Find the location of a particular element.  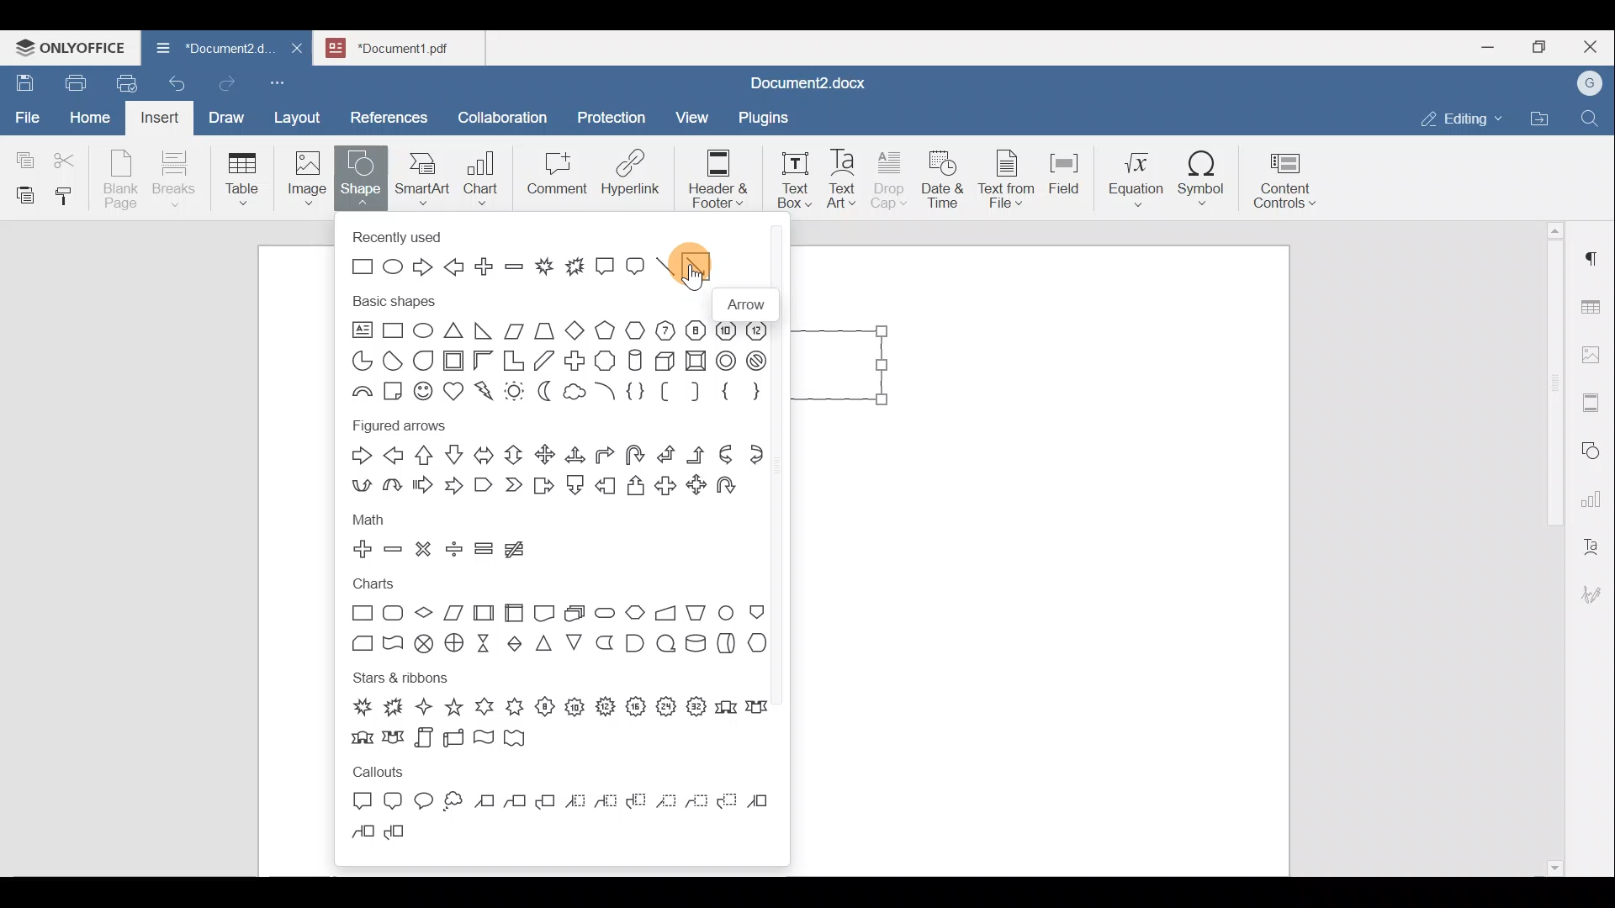

Math shapes is located at coordinates (464, 538).